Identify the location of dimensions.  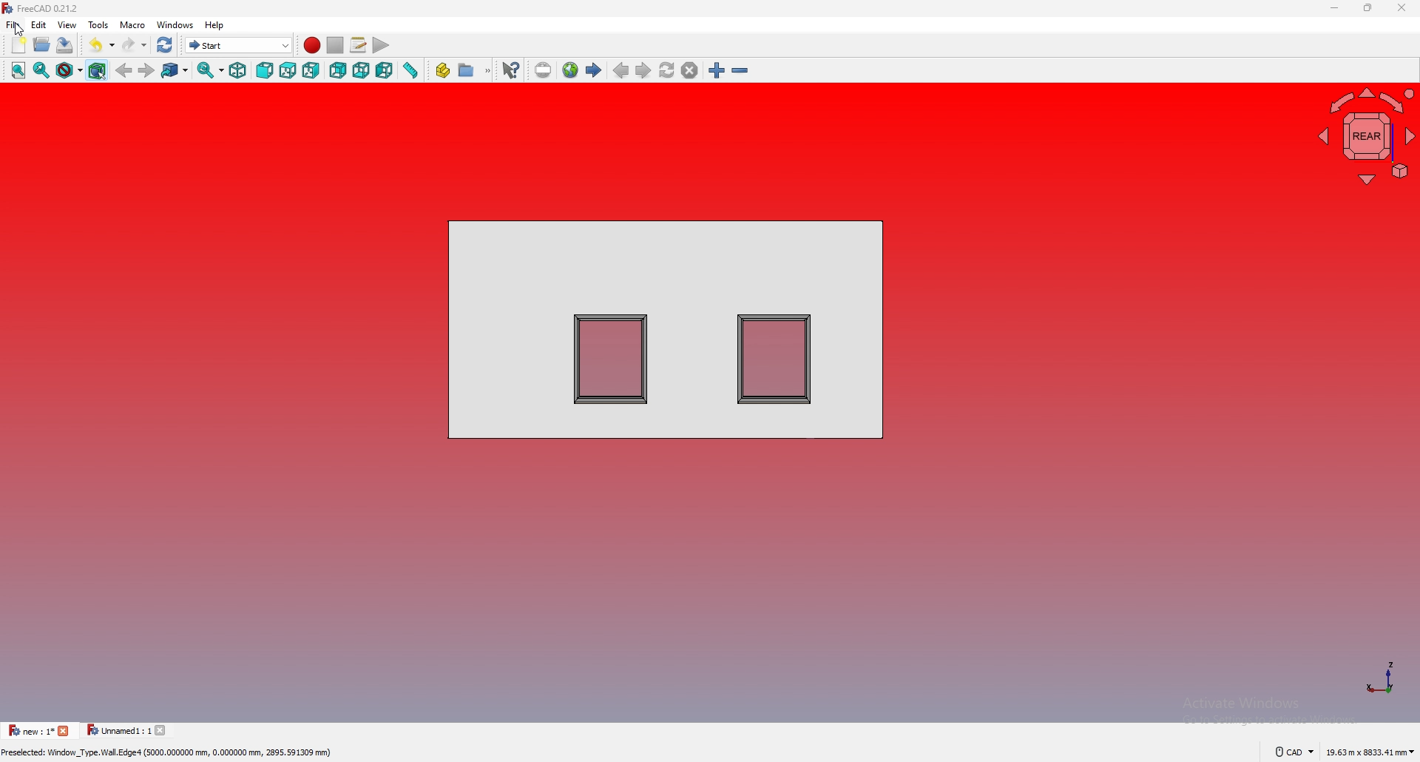
(1370, 752).